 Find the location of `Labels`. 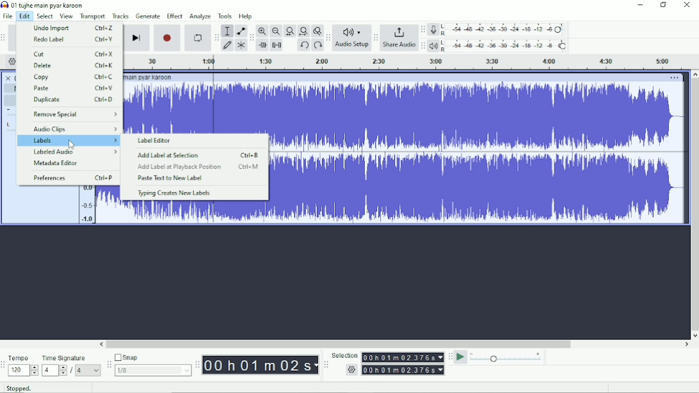

Labels is located at coordinates (69, 140).